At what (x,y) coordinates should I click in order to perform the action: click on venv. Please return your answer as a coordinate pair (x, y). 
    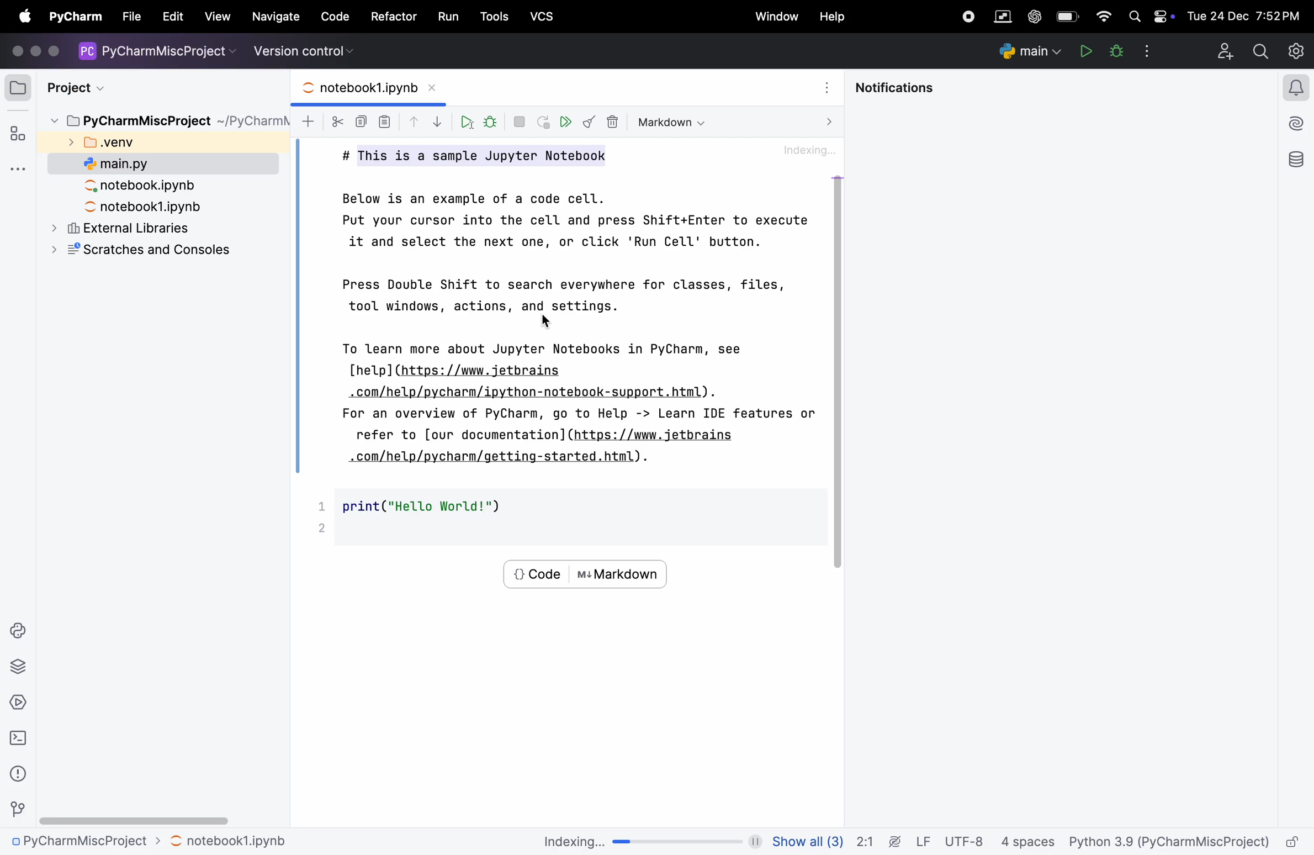
    Looking at the image, I should click on (159, 142).